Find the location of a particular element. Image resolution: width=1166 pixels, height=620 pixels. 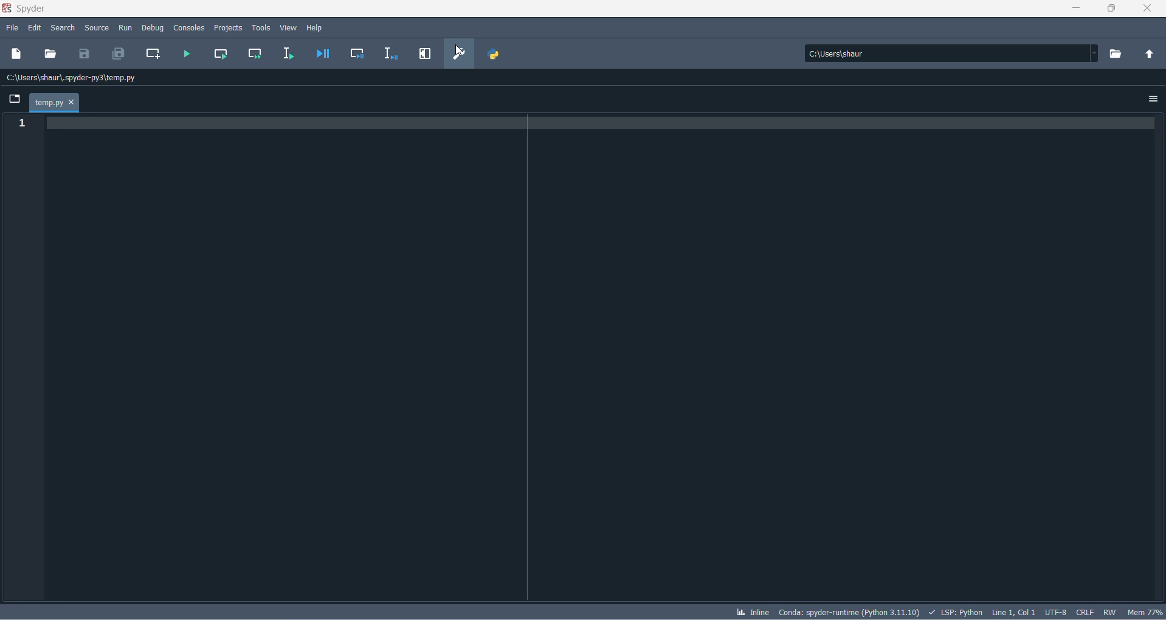

line number is located at coordinates (25, 124).